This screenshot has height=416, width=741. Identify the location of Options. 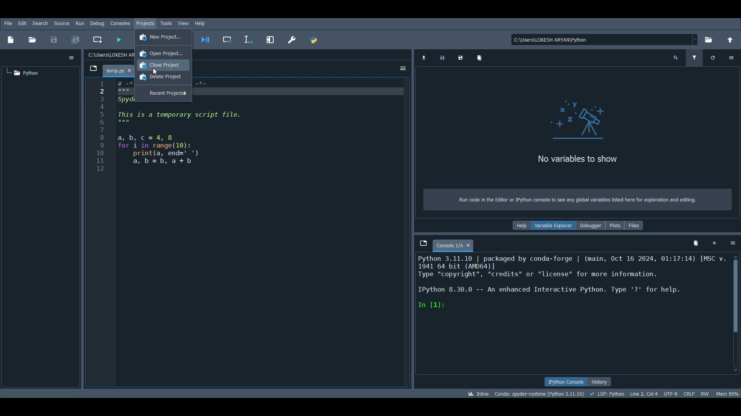
(403, 68).